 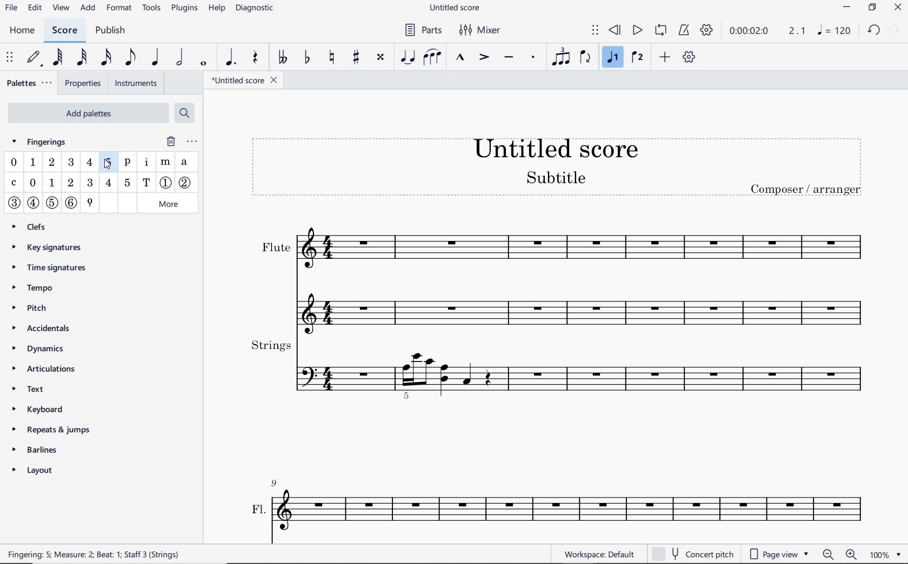 What do you see at coordinates (72, 203) in the screenshot?
I see `STRING NUMBER 6` at bounding box center [72, 203].